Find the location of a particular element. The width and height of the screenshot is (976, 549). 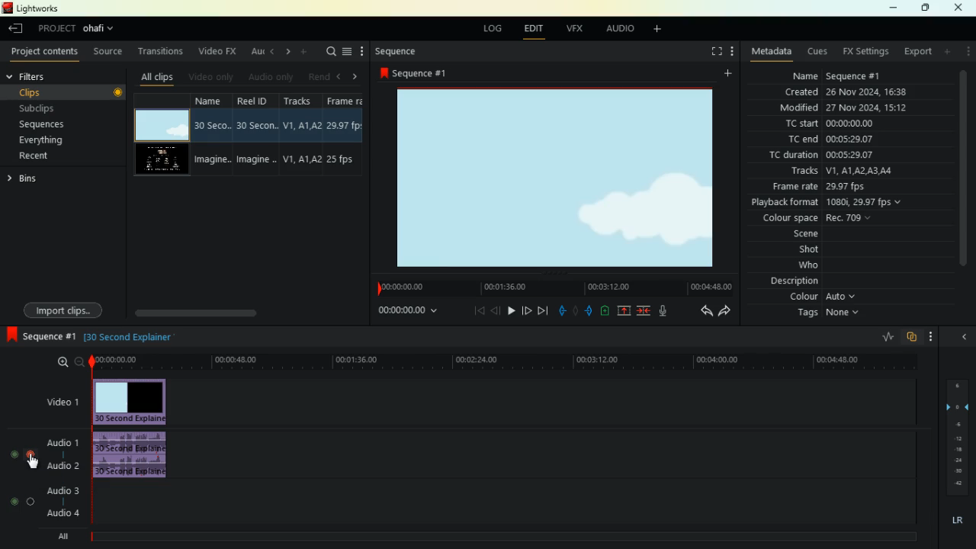

filters is located at coordinates (42, 75).